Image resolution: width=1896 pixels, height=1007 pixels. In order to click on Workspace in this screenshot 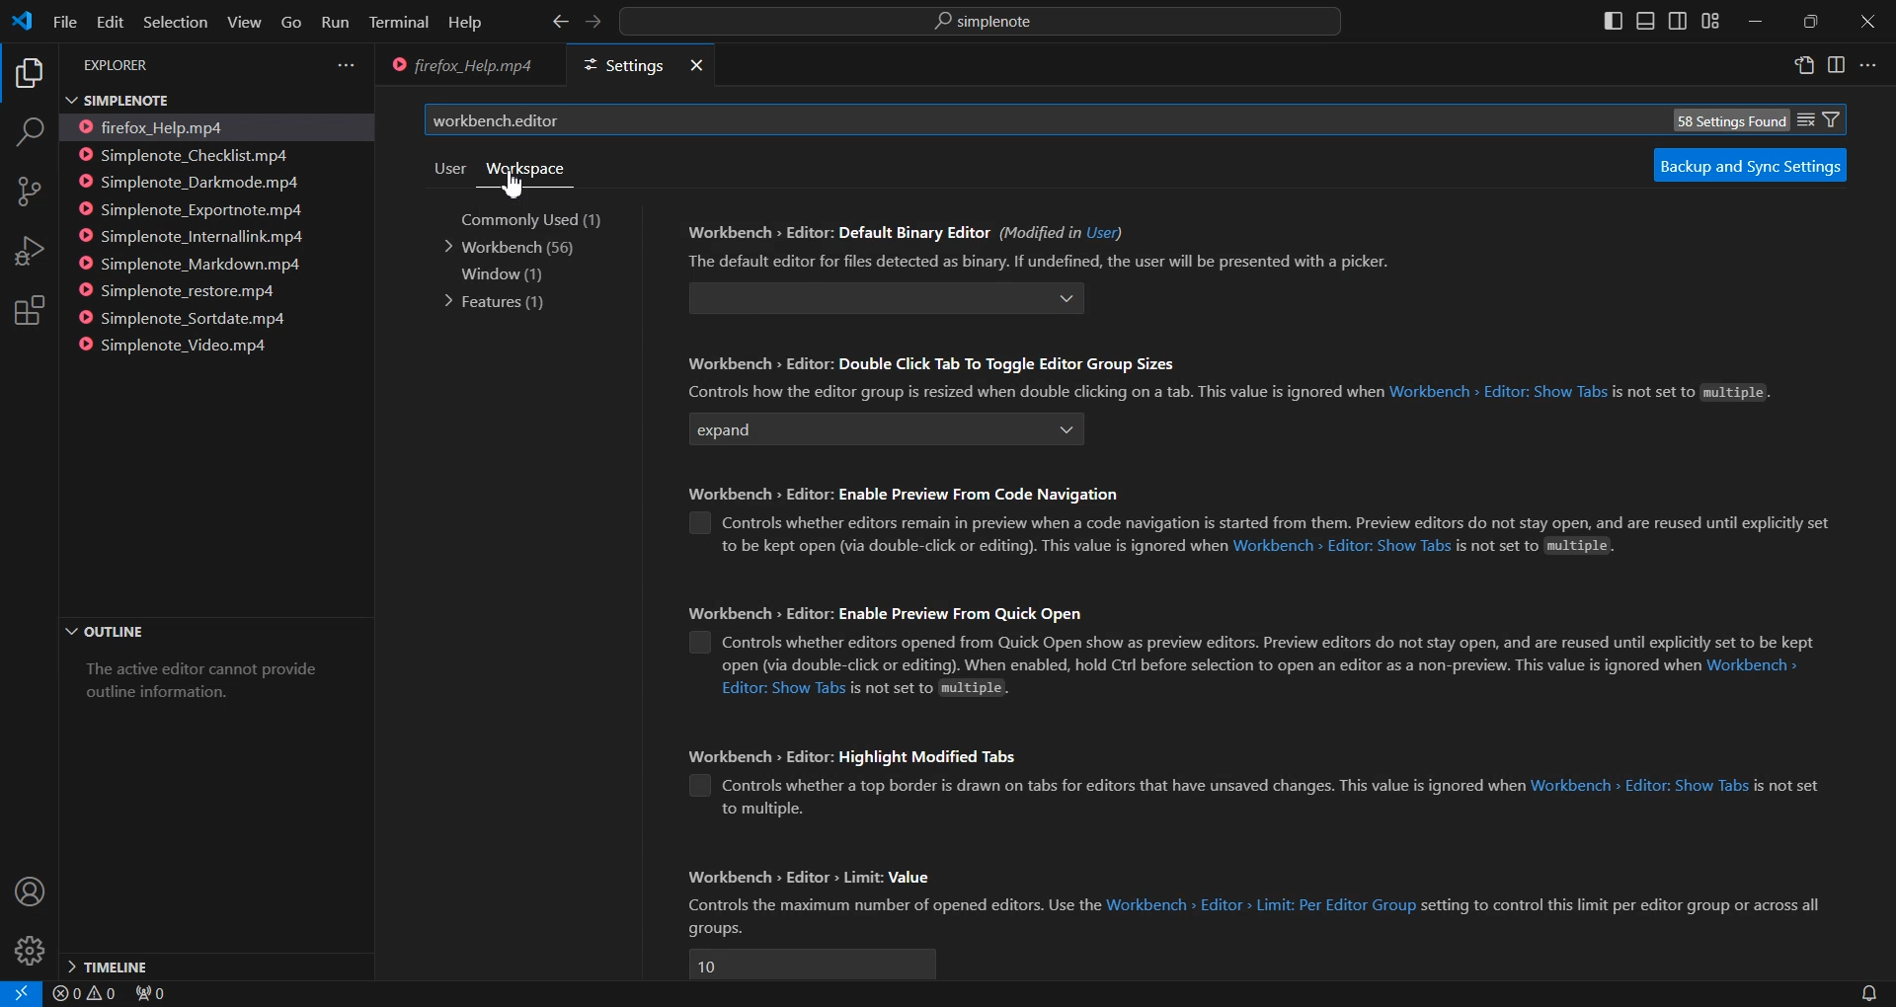, I will do `click(524, 169)`.